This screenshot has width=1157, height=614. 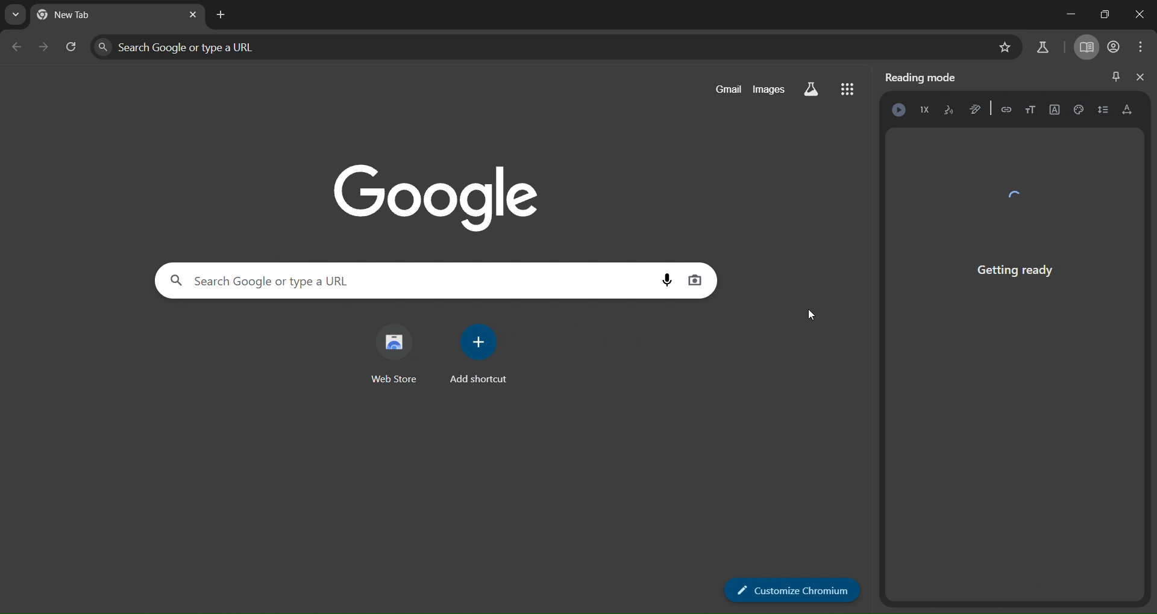 I want to click on cursor, so click(x=815, y=319).